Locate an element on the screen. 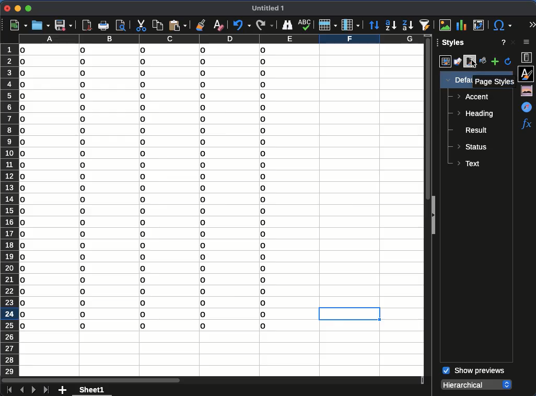 The width and height of the screenshot is (536, 396). clear formatting is located at coordinates (219, 25).